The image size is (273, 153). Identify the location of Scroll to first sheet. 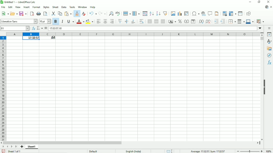
(4, 147).